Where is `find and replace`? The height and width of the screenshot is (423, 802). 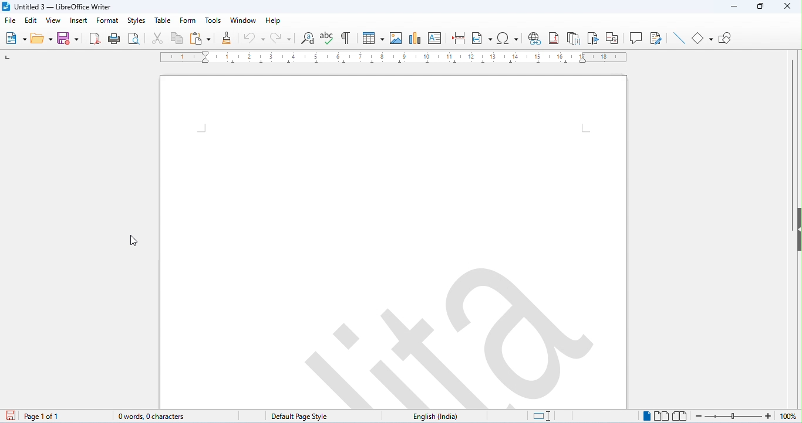
find and replace is located at coordinates (309, 39).